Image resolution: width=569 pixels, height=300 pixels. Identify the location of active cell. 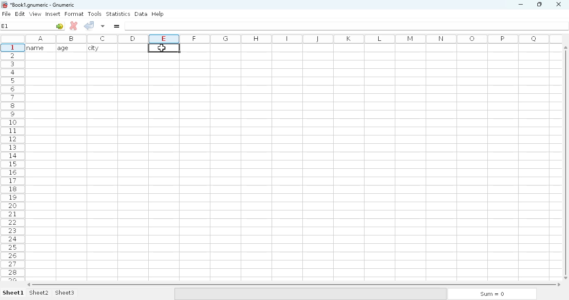
(164, 47).